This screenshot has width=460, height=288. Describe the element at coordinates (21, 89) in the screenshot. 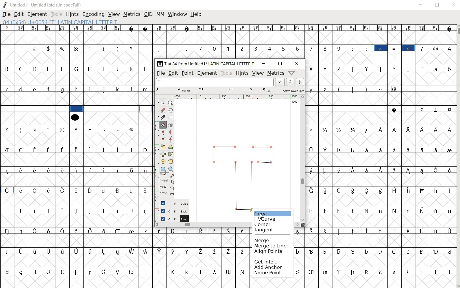

I see `d` at that location.